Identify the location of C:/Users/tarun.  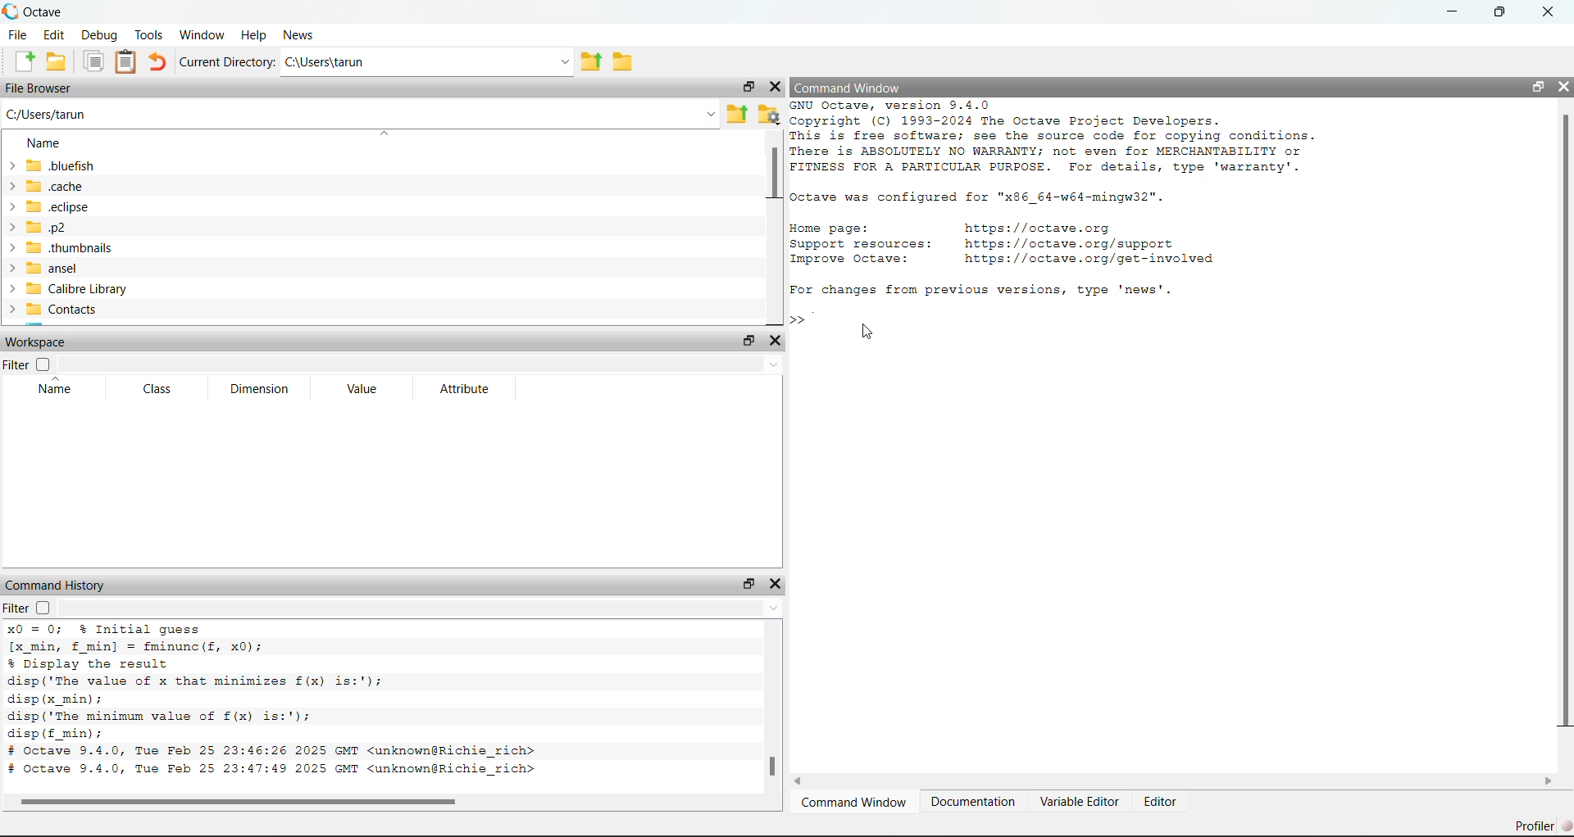
(51, 113).